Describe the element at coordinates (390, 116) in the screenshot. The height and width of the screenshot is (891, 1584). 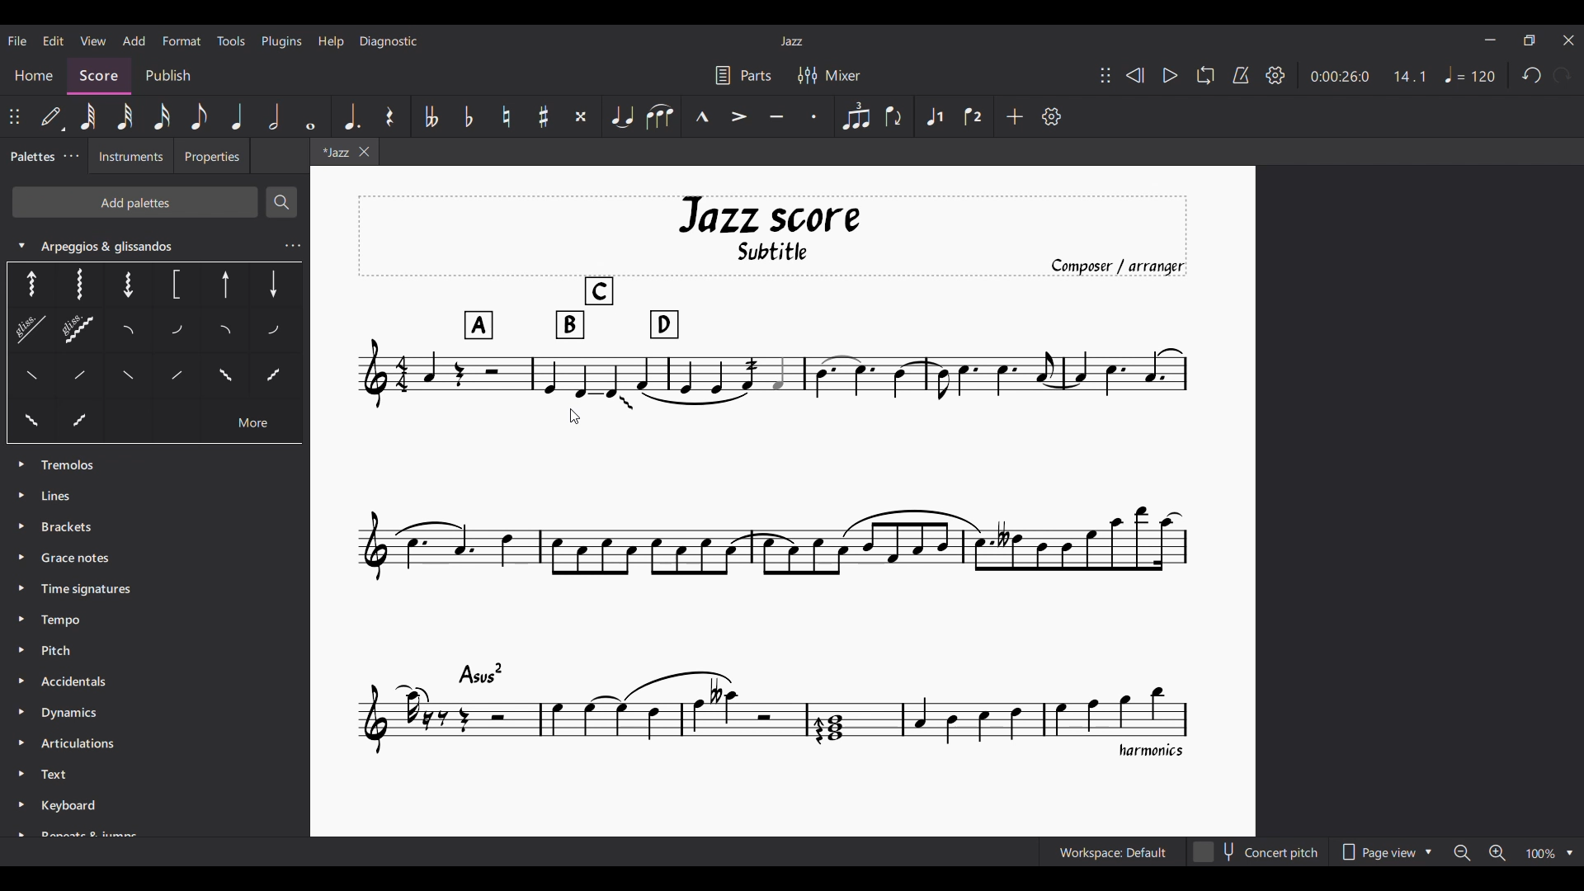
I see `Rest` at that location.